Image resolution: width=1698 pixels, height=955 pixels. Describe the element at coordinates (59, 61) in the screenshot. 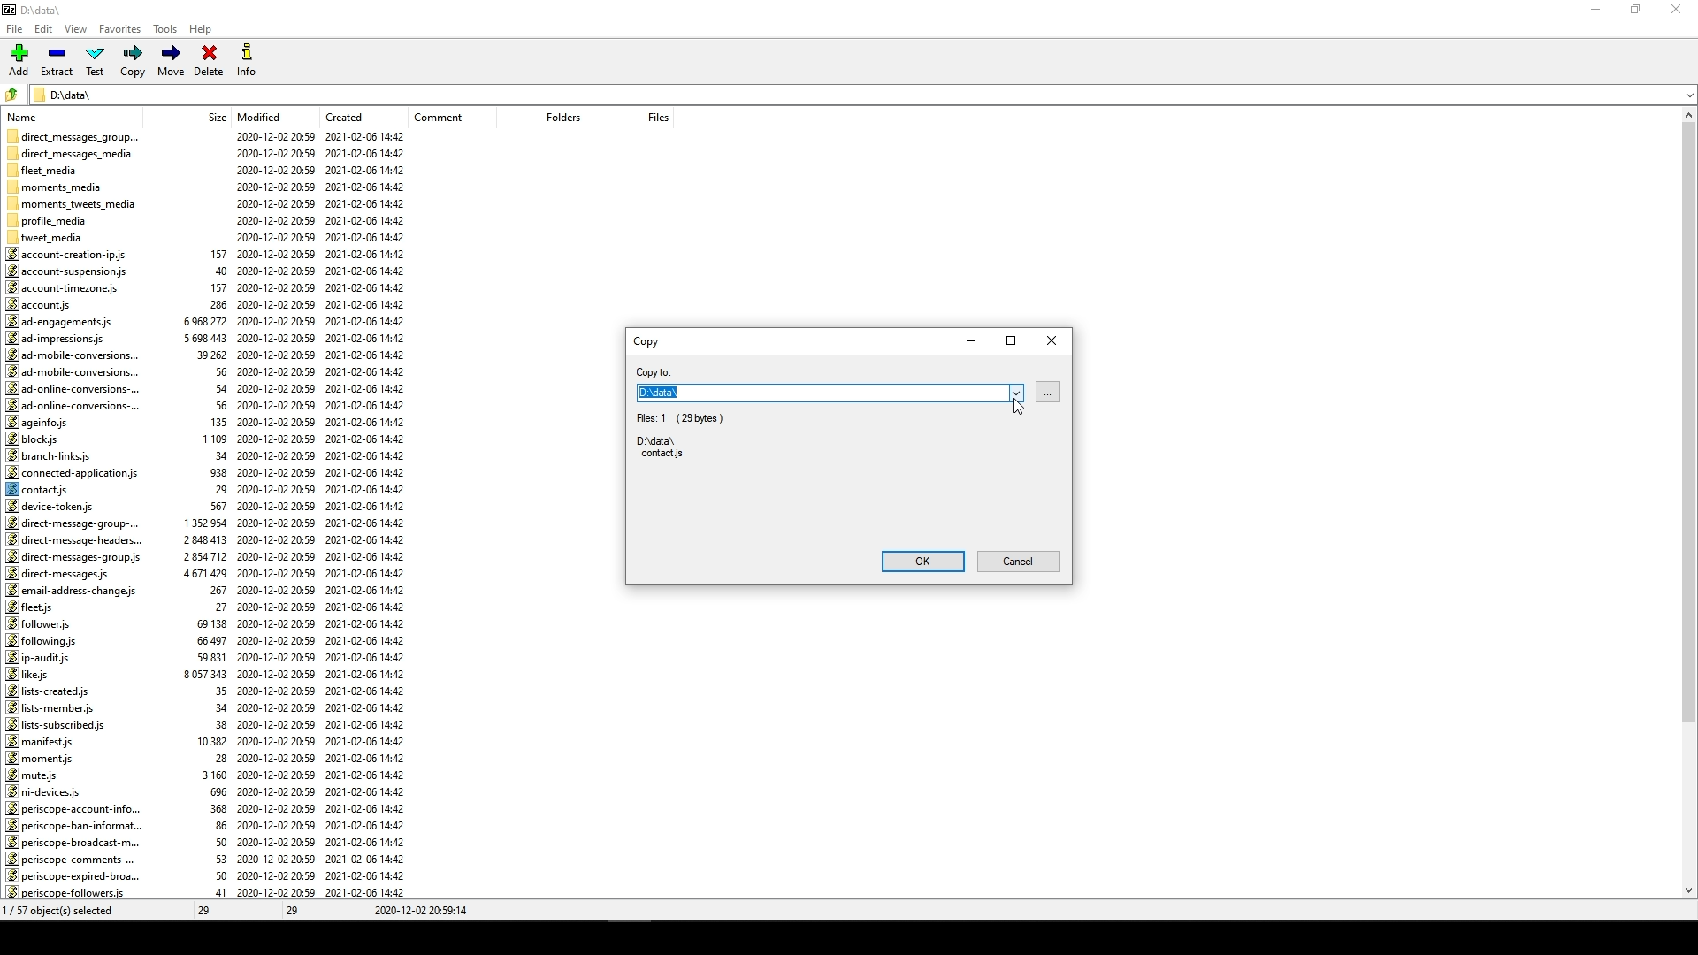

I see `Extract` at that location.